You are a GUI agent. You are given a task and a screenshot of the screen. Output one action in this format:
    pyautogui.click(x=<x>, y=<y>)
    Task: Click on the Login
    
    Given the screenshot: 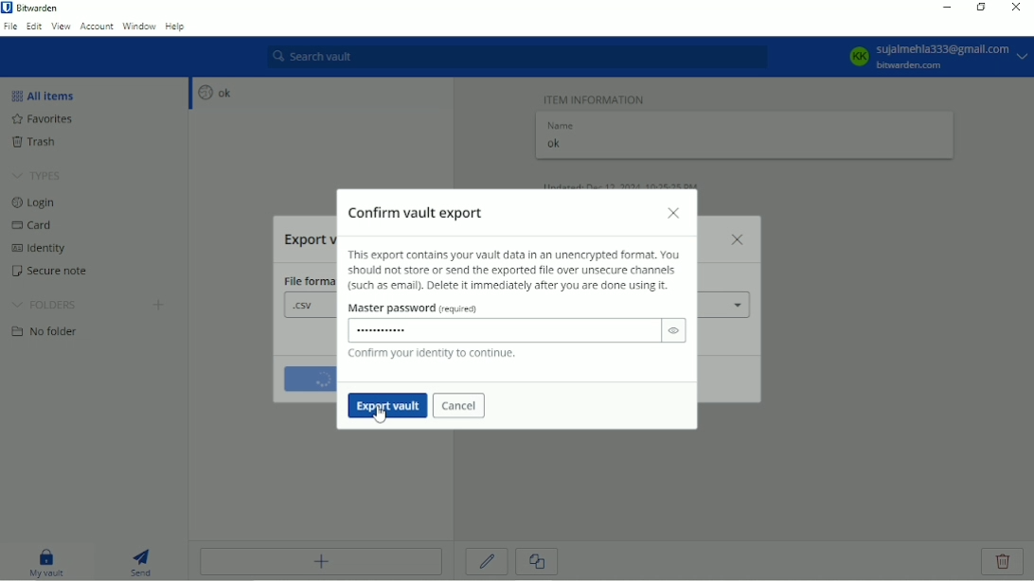 What is the action you would take?
    pyautogui.click(x=34, y=202)
    